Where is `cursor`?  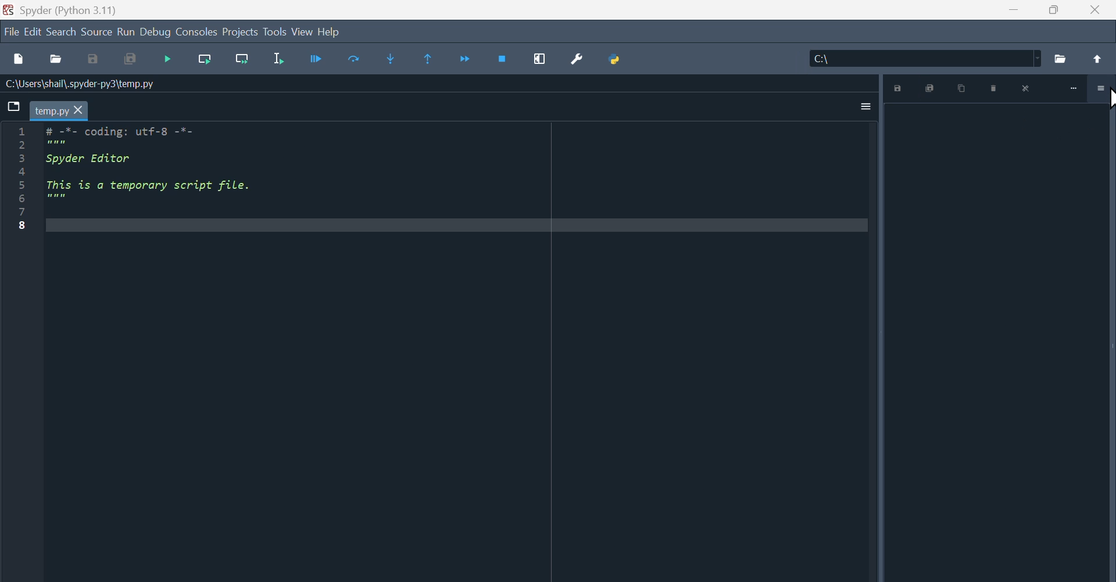 cursor is located at coordinates (1109, 98).